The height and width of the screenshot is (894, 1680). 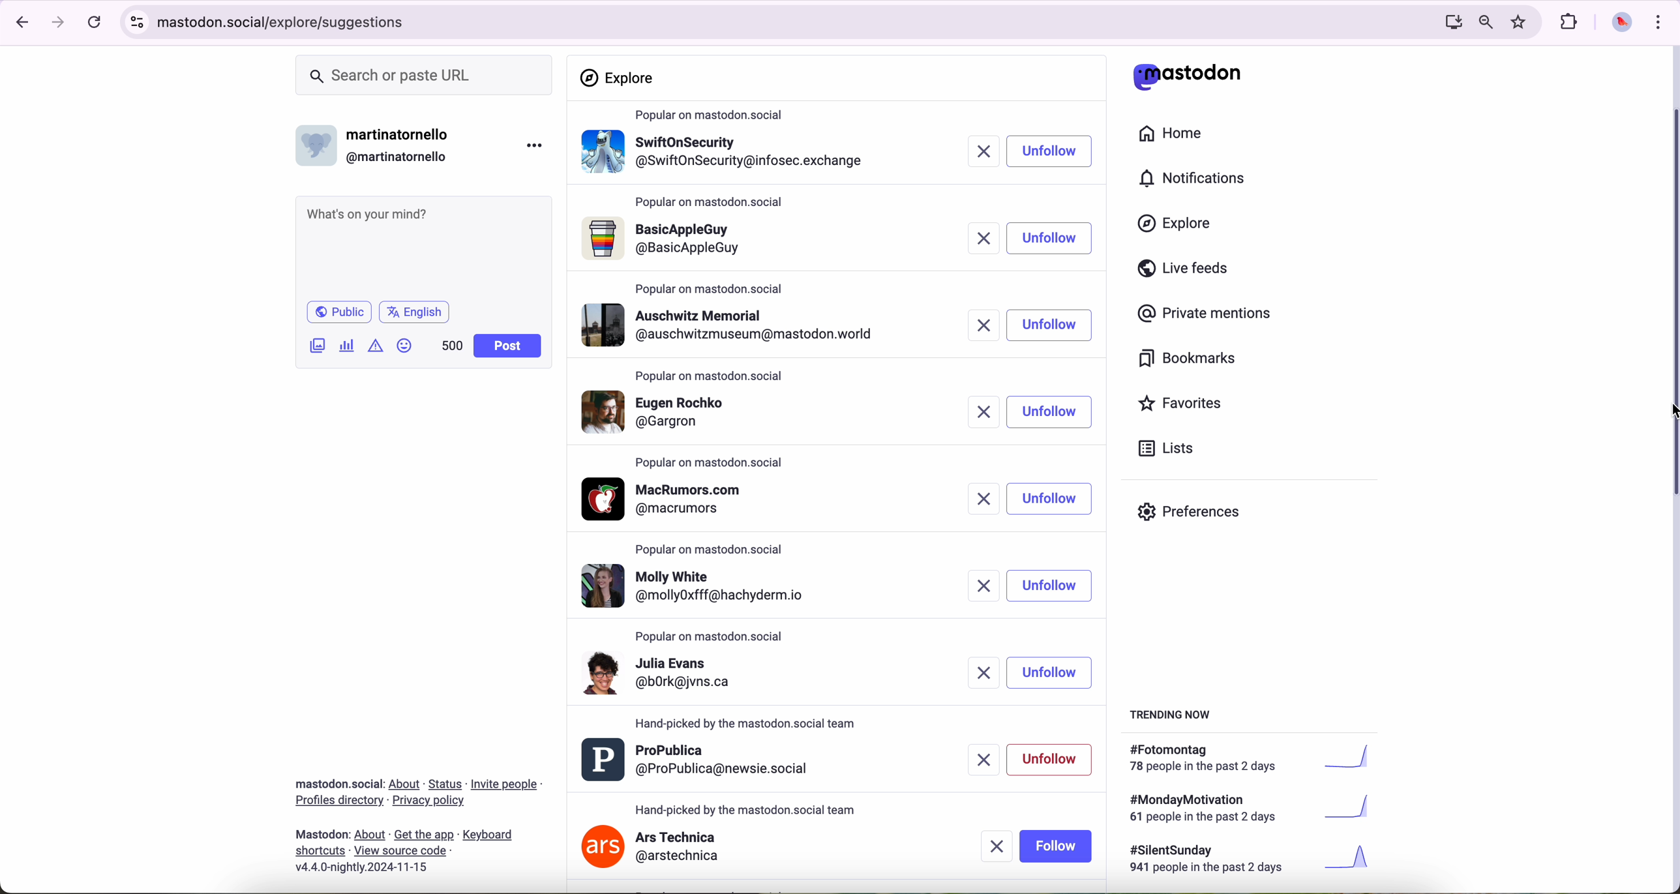 What do you see at coordinates (1618, 23) in the screenshot?
I see `profile picture` at bounding box center [1618, 23].